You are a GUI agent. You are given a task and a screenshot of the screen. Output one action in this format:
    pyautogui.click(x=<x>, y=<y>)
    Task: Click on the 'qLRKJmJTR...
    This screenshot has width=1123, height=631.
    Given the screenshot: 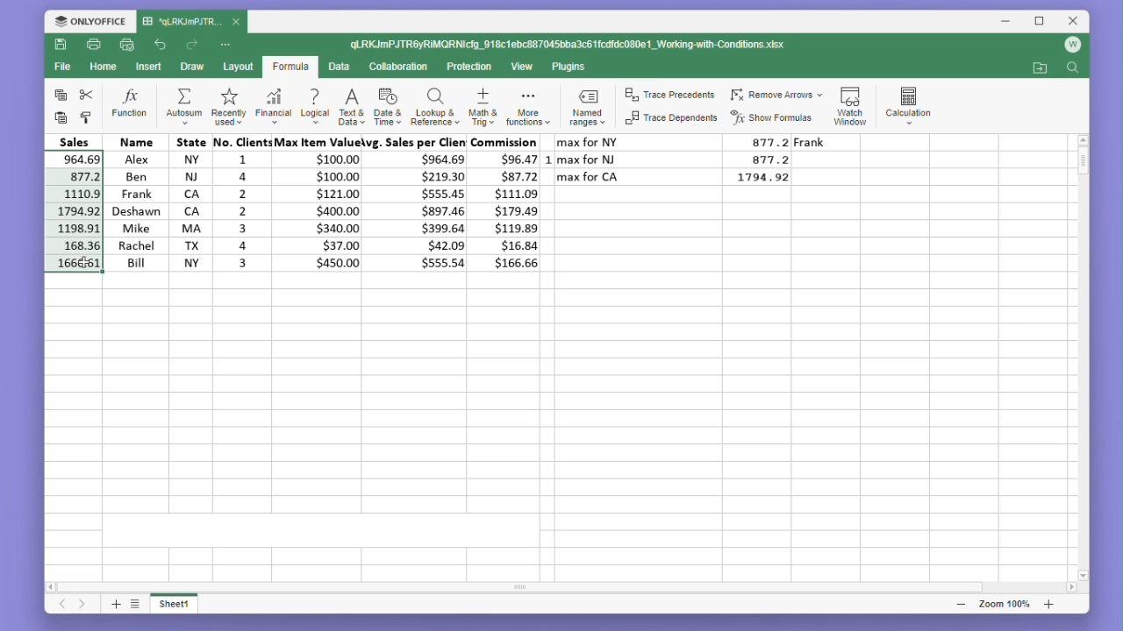 What is the action you would take?
    pyautogui.click(x=181, y=22)
    